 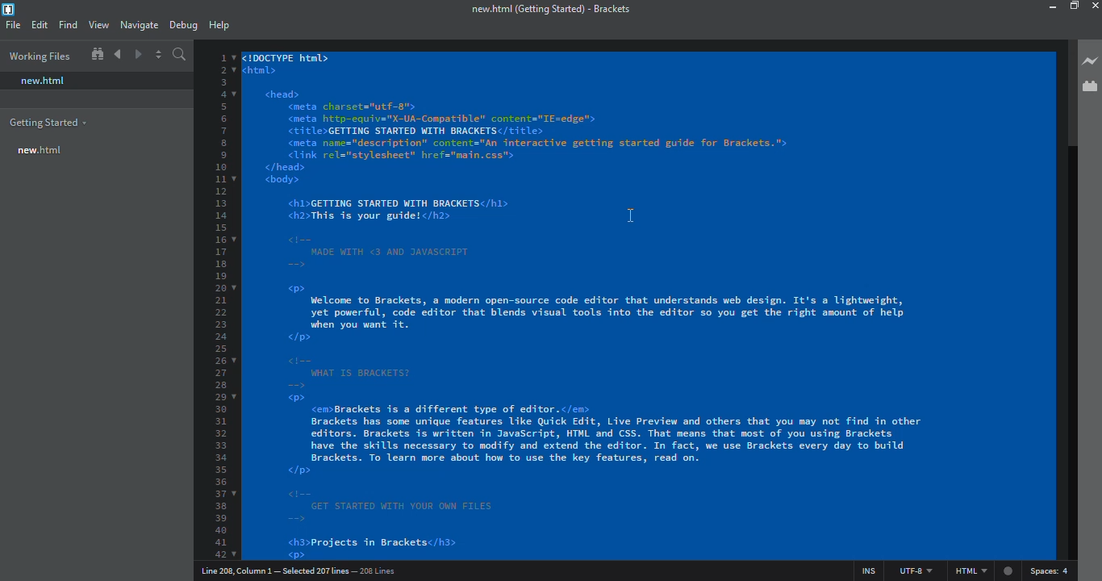 What do you see at coordinates (222, 23) in the screenshot?
I see `help` at bounding box center [222, 23].